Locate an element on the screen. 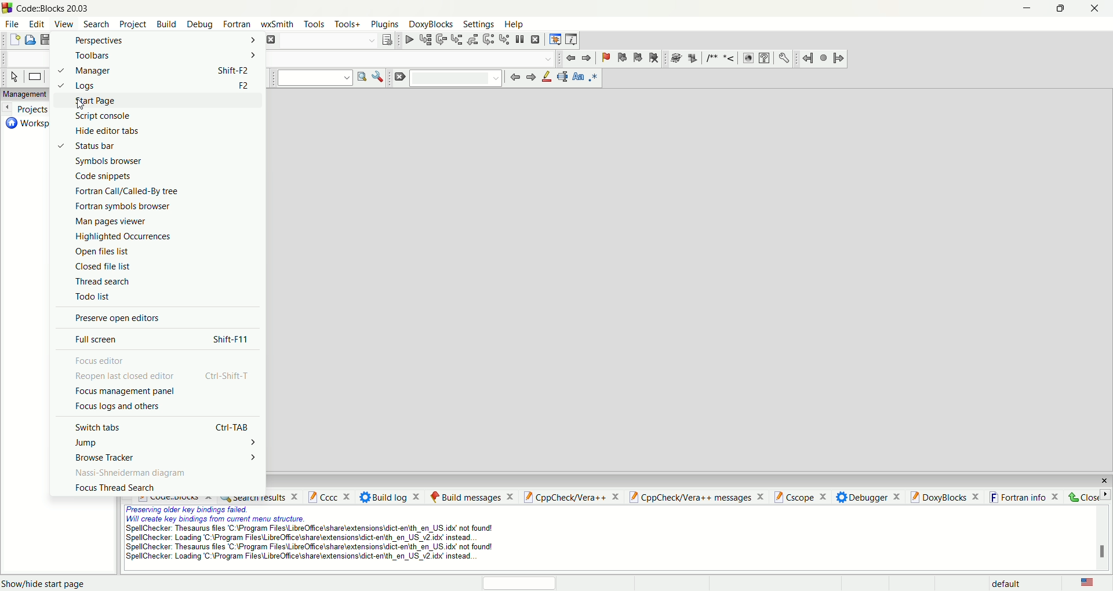 This screenshot has height=591, width=1113. jump back is located at coordinates (806, 59).